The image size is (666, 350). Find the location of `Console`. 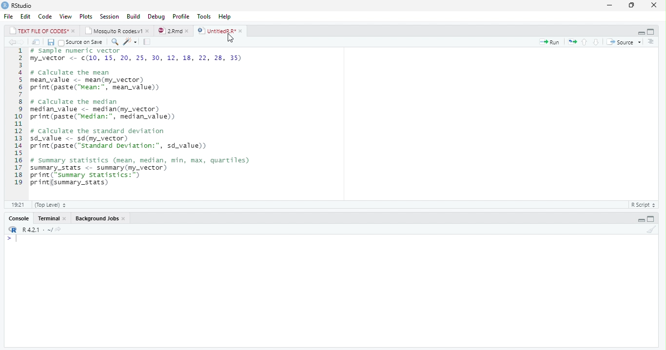

Console is located at coordinates (20, 219).